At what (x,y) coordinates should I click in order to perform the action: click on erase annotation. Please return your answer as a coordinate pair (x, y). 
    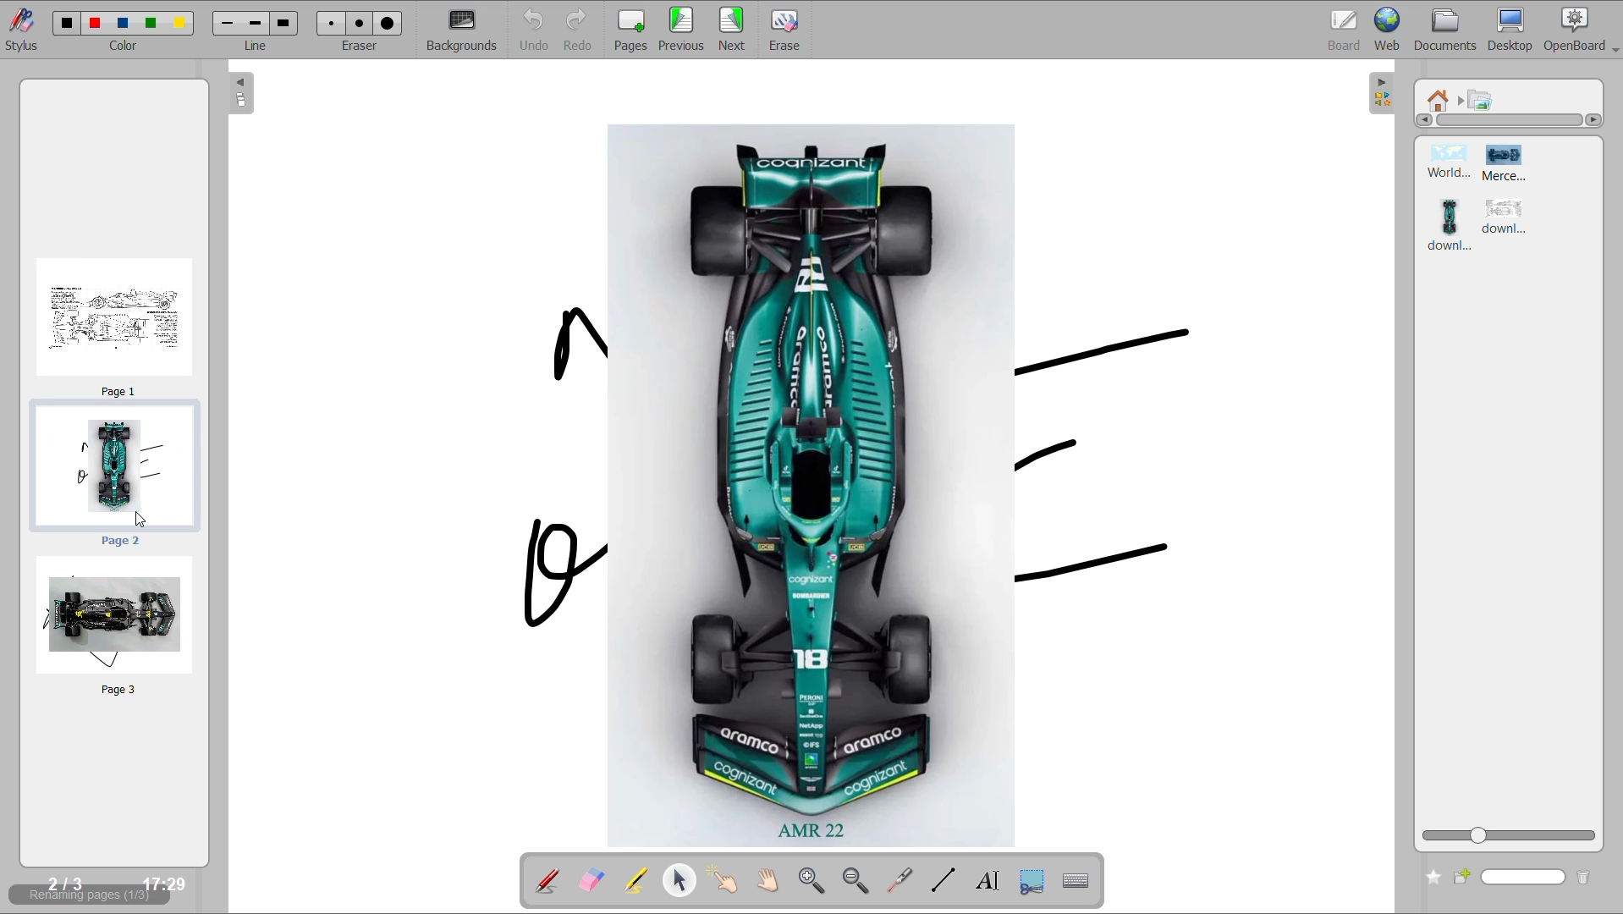
    Looking at the image, I should click on (588, 882).